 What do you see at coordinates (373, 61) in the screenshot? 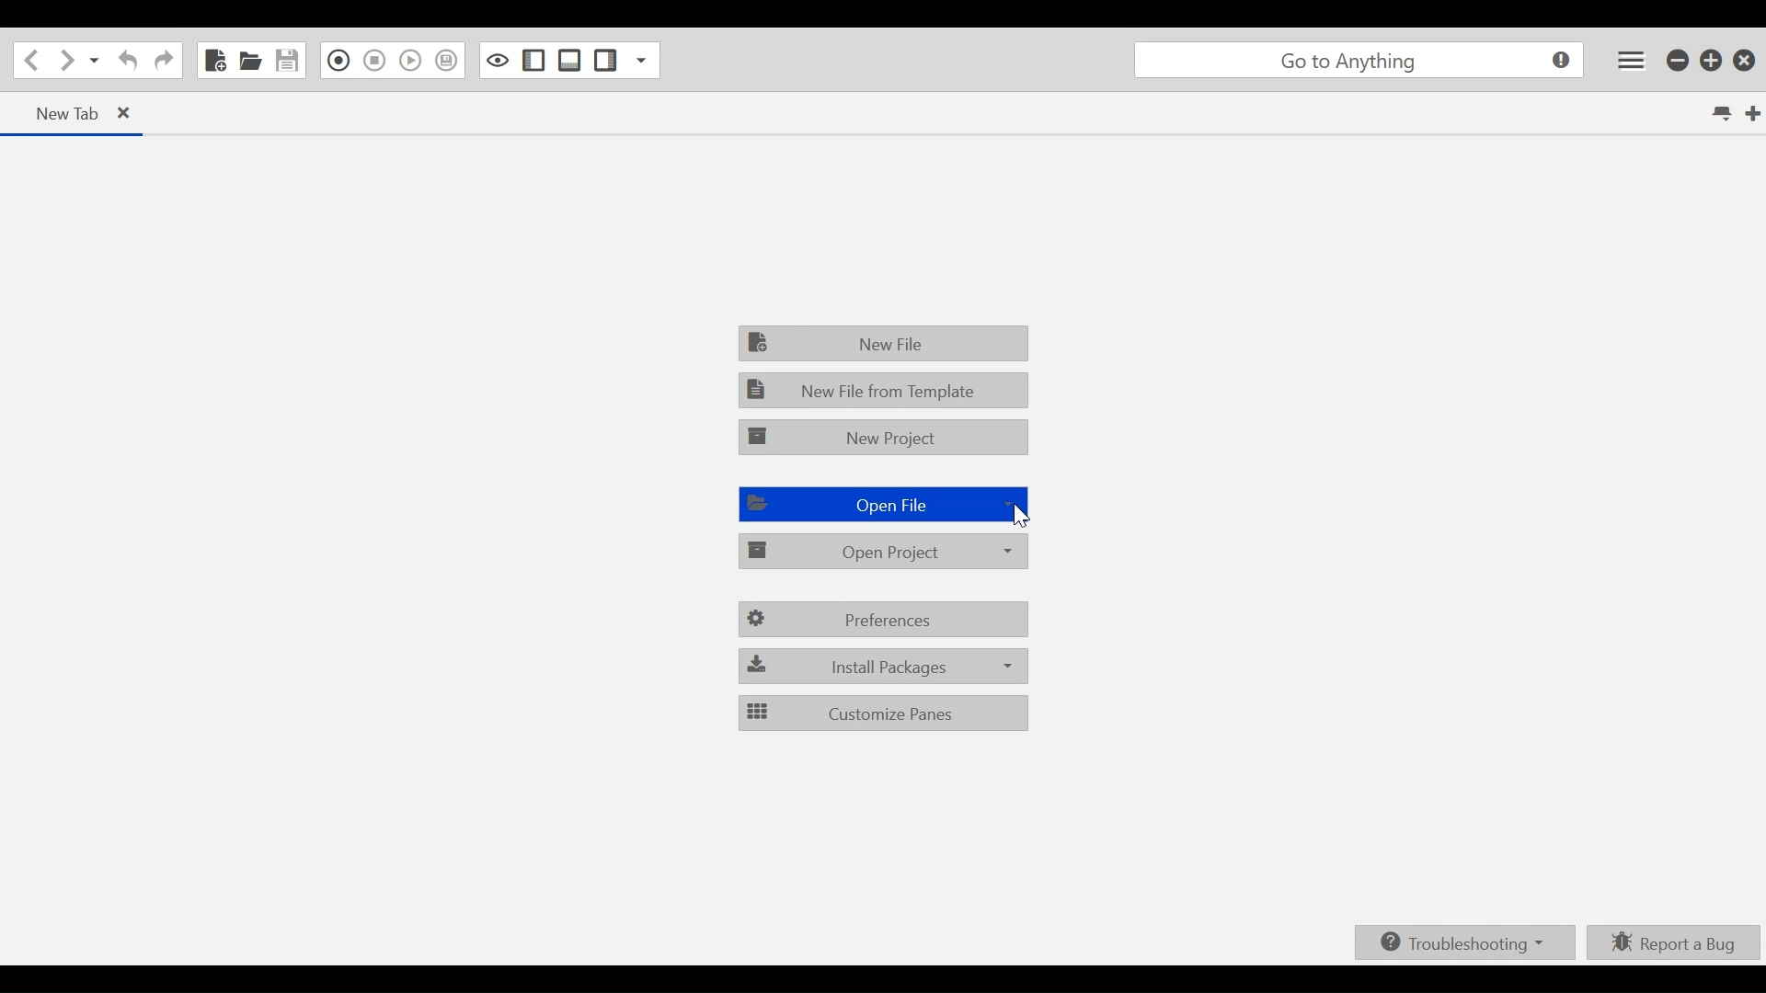
I see `Stop Recording in Macro` at bounding box center [373, 61].